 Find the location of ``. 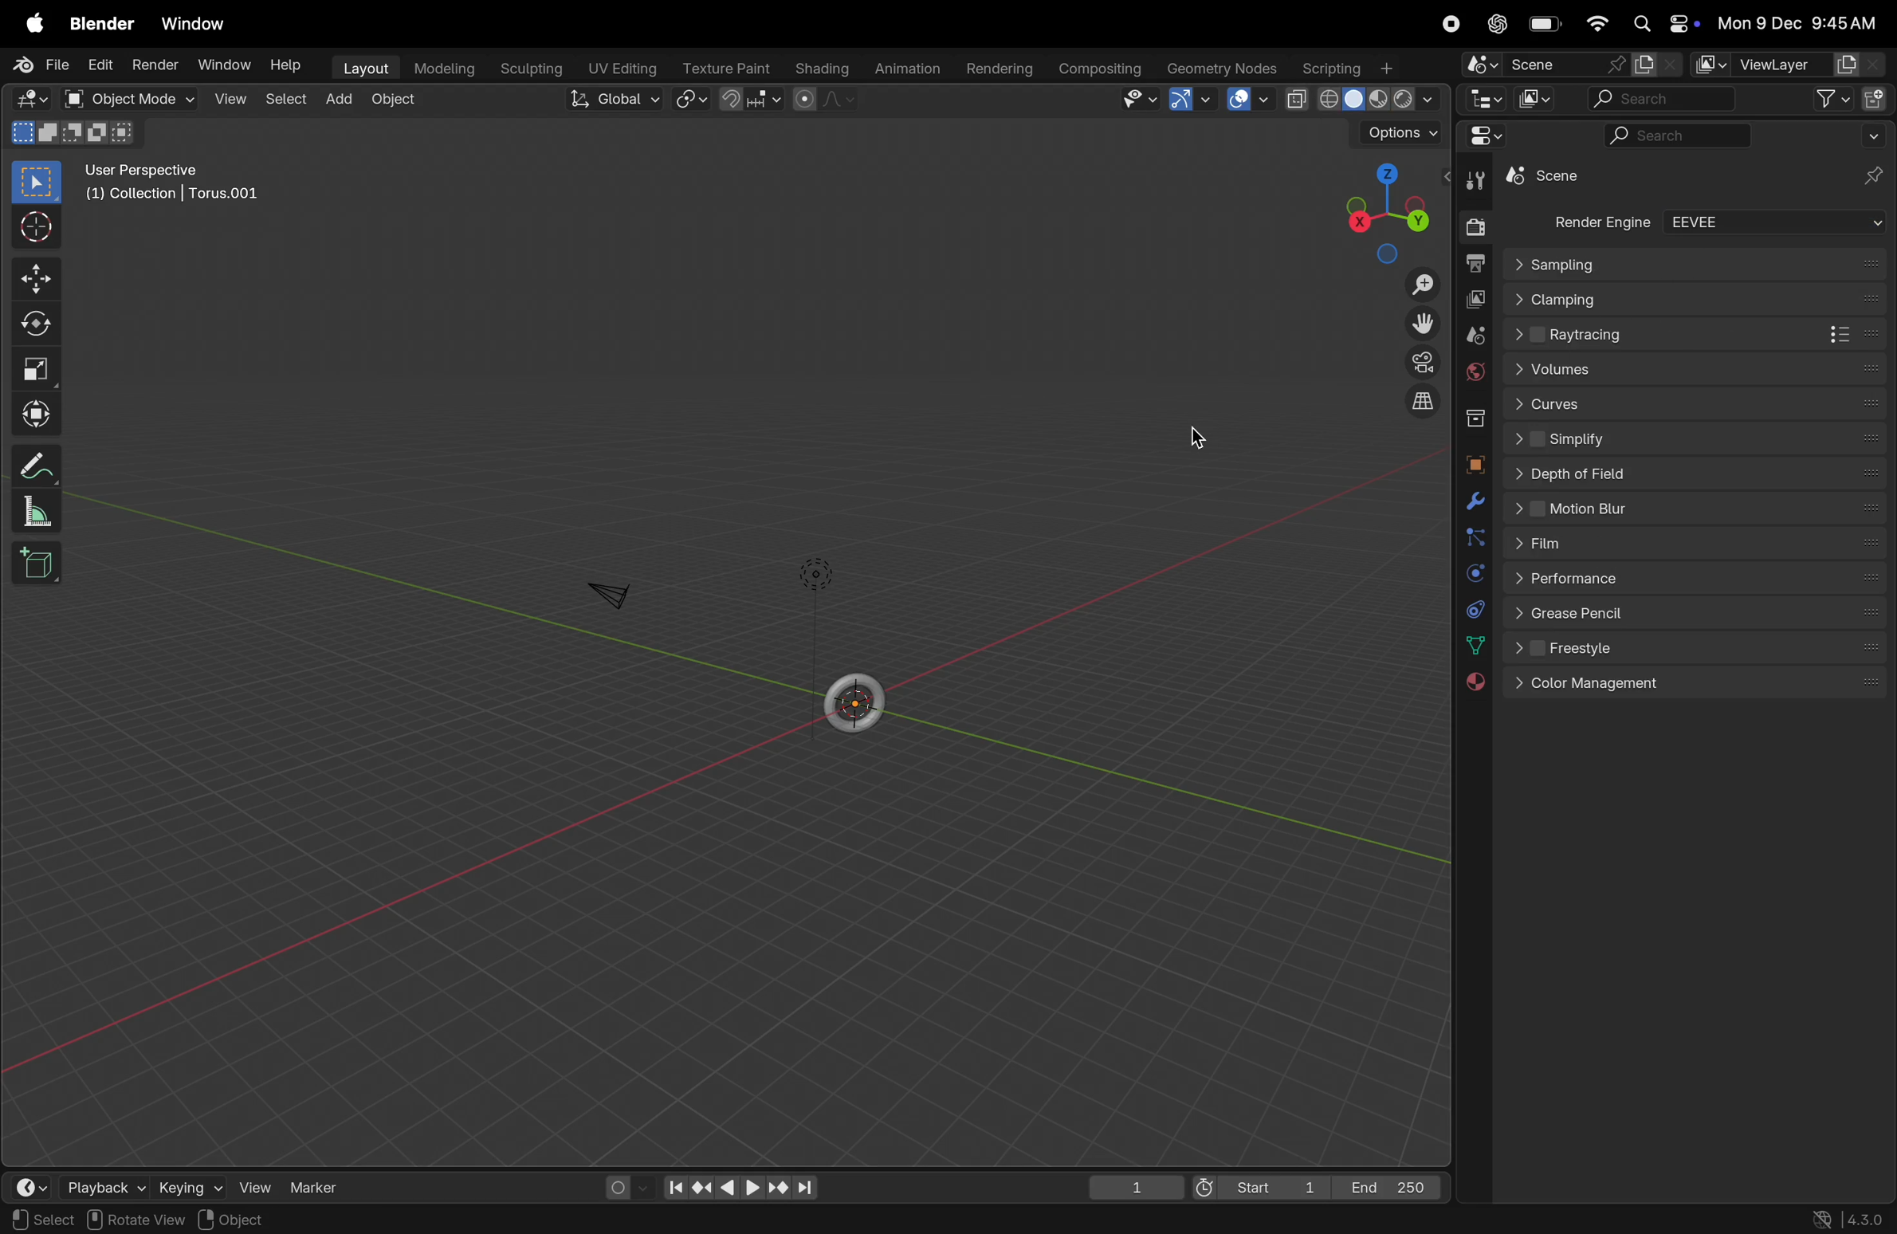

 is located at coordinates (1553, 262).